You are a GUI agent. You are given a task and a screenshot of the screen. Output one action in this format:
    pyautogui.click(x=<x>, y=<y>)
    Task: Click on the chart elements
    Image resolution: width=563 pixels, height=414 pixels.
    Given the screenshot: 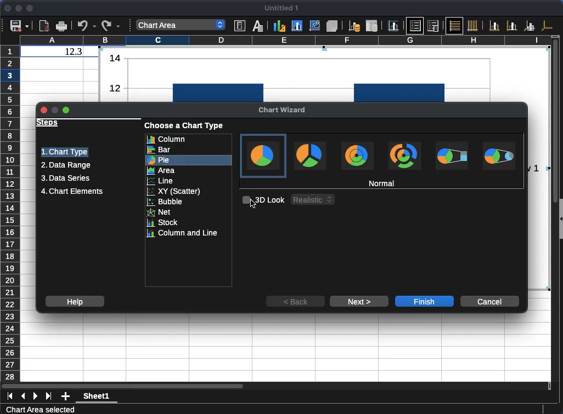 What is the action you would take?
    pyautogui.click(x=72, y=192)
    